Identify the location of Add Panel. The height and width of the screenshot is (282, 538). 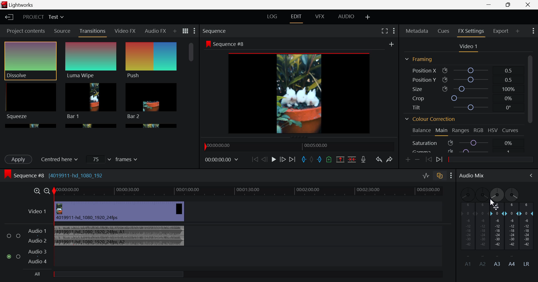
(518, 31).